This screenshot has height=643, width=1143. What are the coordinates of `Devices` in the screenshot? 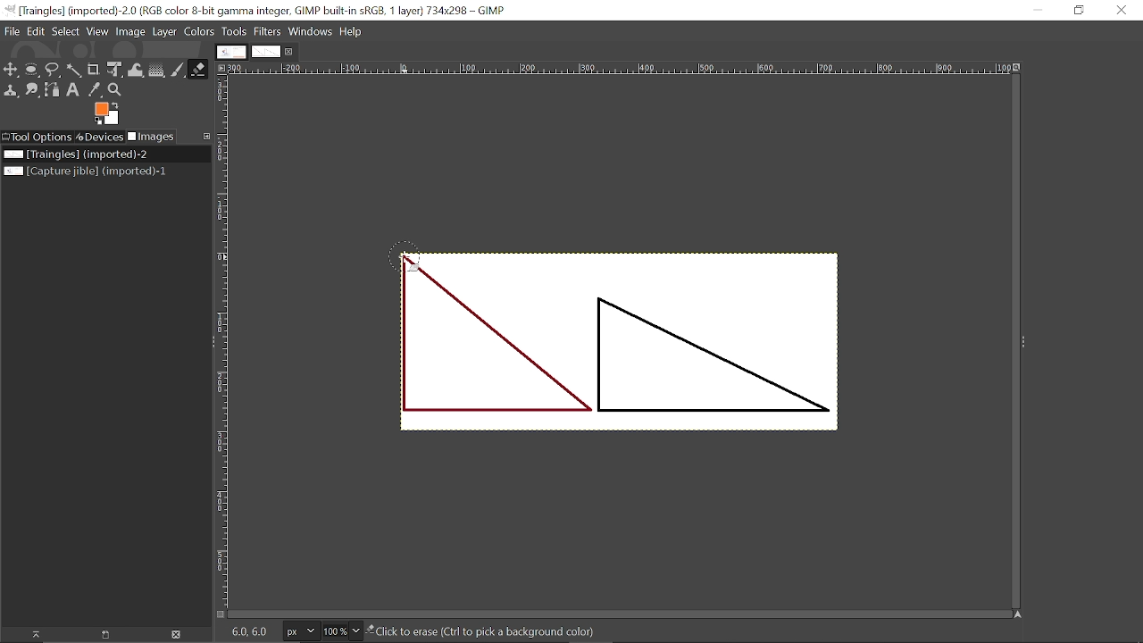 It's located at (99, 137).